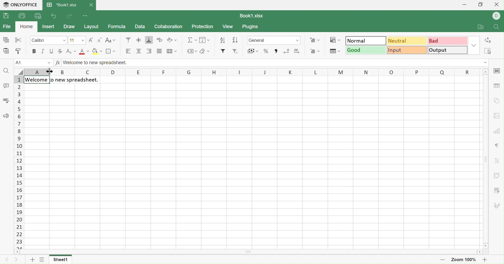 This screenshot has height=264, width=504. I want to click on Save, so click(6, 16).